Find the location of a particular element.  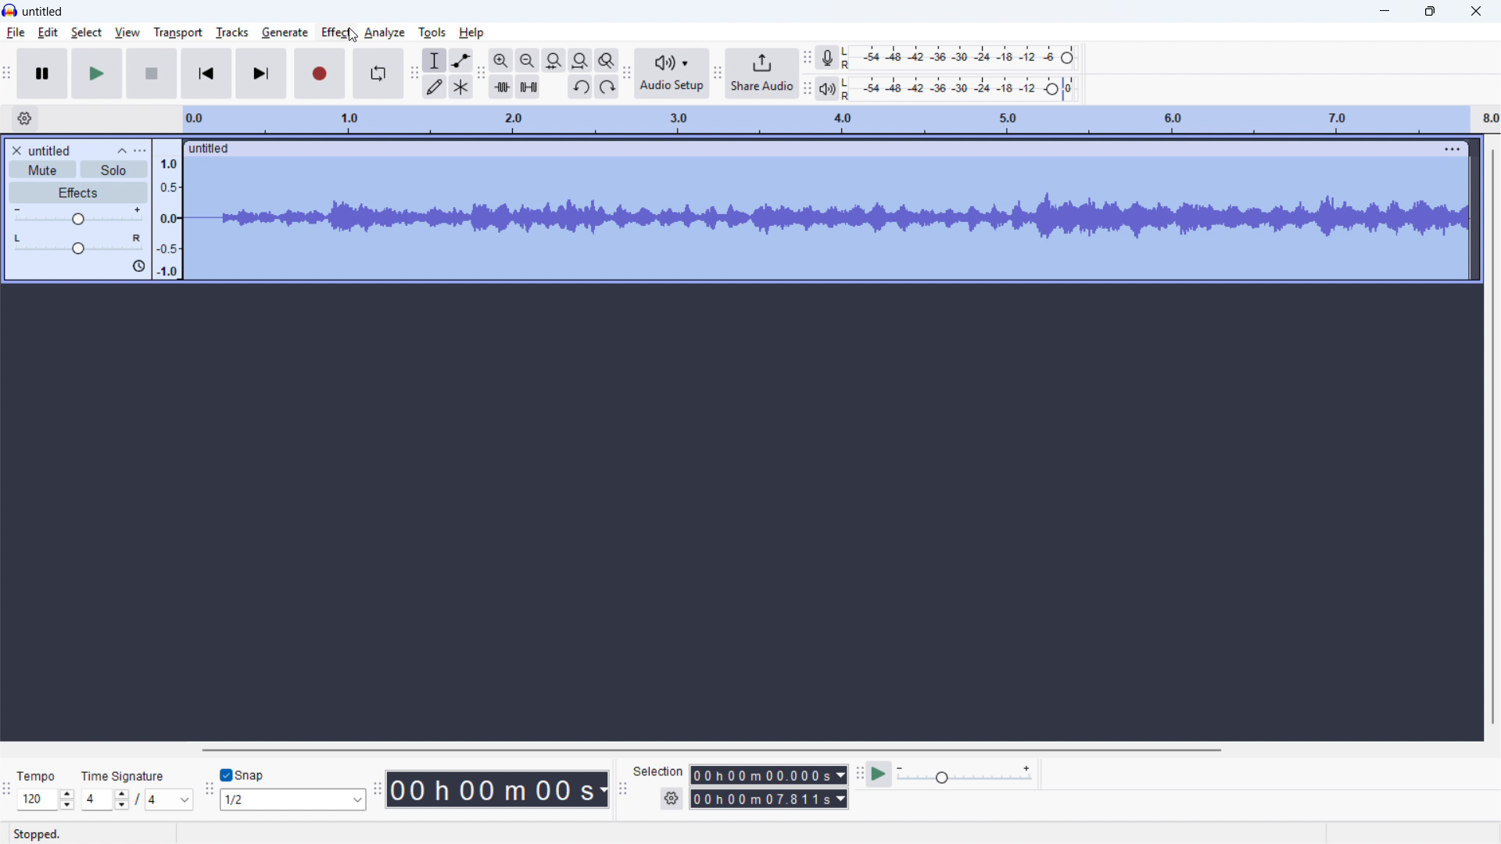

track title is located at coordinates (51, 151).